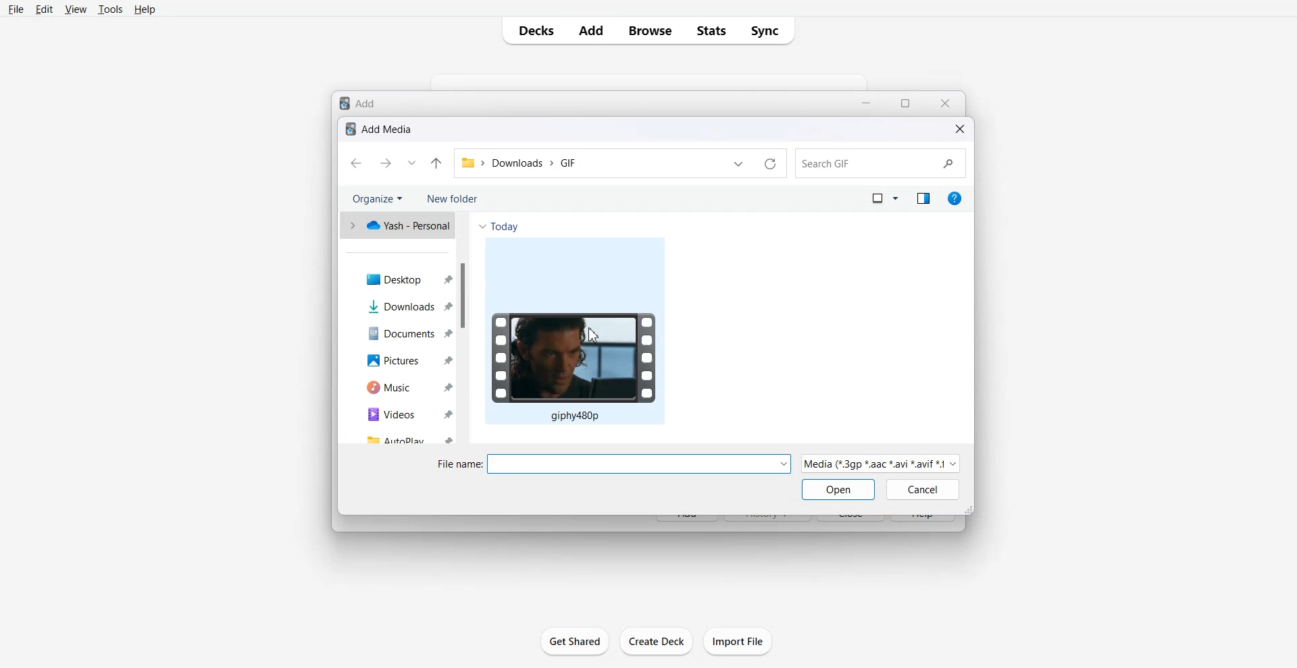 The height and width of the screenshot is (668, 1297). I want to click on Desktop, so click(402, 278).